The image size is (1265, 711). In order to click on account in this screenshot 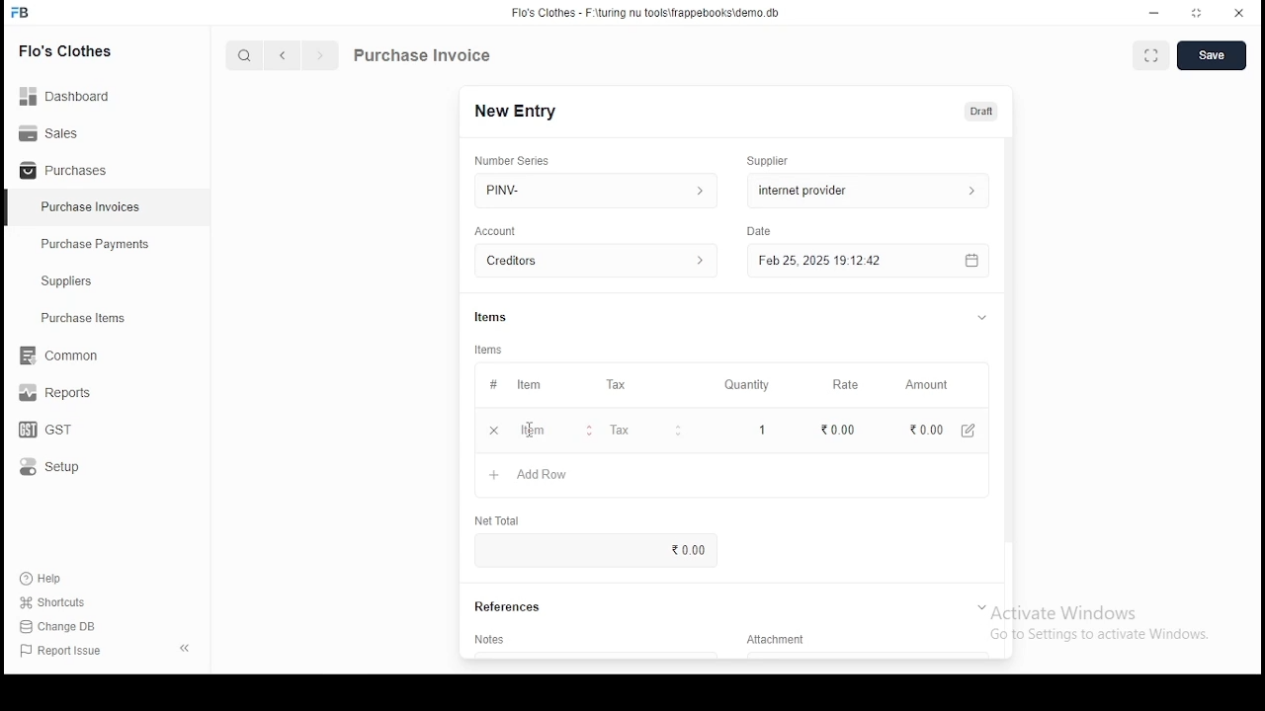, I will do `click(496, 231)`.